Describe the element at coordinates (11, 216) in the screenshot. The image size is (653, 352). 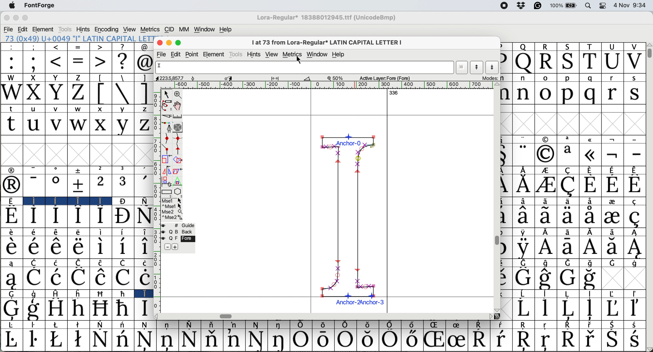
I see `Symbol` at that location.